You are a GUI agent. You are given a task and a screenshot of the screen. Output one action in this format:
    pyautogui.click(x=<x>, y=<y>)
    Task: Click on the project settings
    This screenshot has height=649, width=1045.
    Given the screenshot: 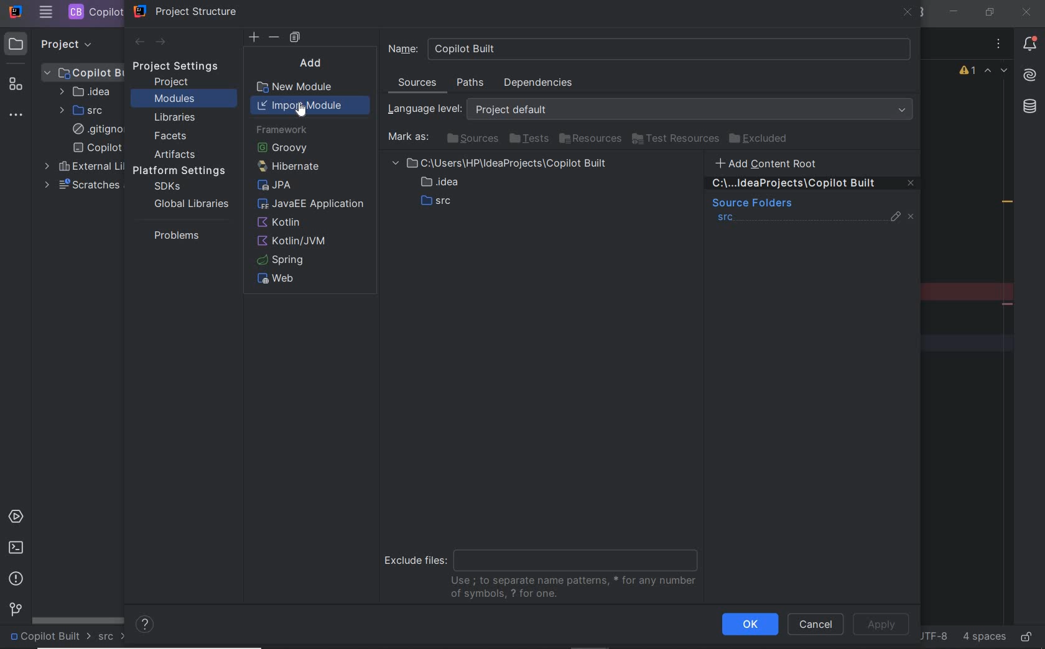 What is the action you would take?
    pyautogui.click(x=184, y=67)
    